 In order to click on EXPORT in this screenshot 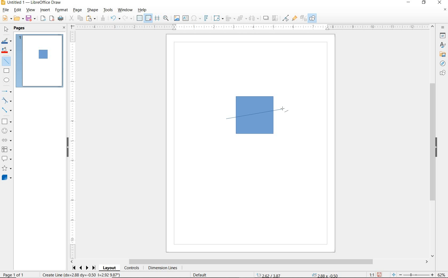, I will do `click(43, 19)`.